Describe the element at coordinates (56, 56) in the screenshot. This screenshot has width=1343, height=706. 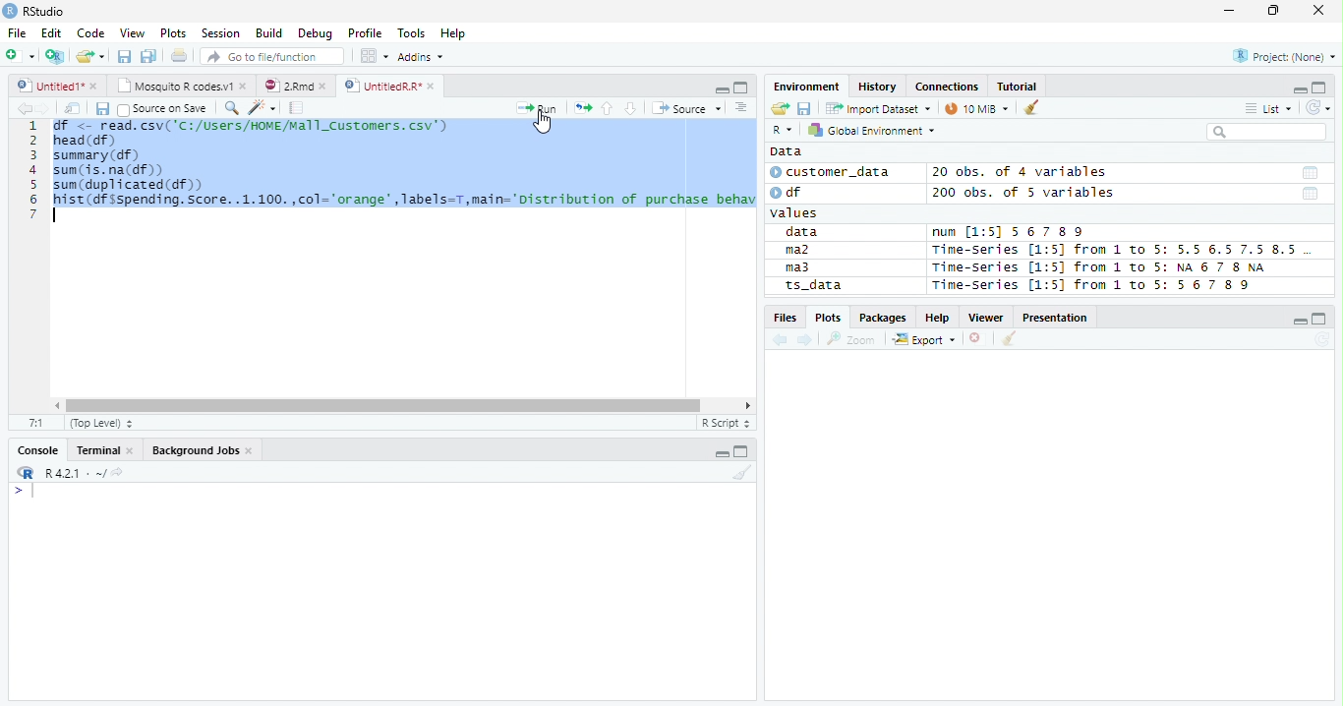
I see `Create Project` at that location.